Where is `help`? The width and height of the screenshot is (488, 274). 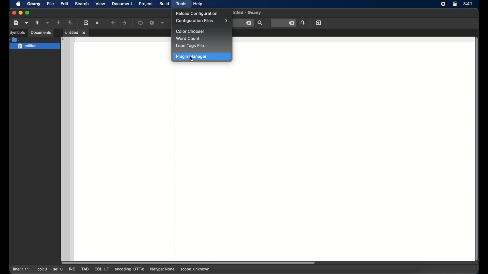 help is located at coordinates (198, 4).